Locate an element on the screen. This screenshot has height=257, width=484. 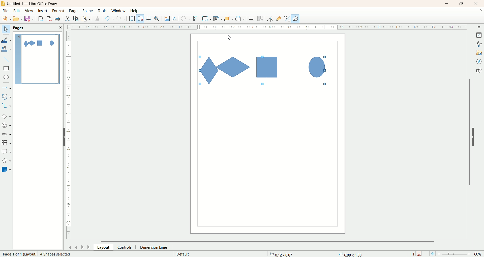
save is located at coordinates (30, 19).